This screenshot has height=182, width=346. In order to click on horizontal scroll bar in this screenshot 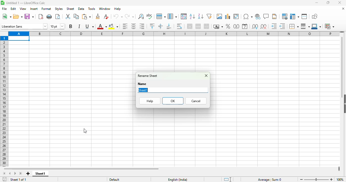, I will do `click(82, 169)`.